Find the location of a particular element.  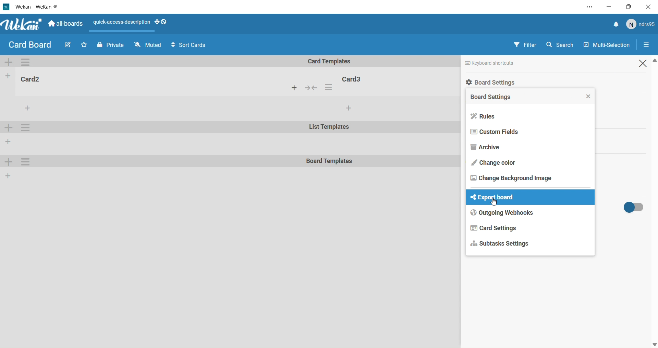

 is located at coordinates (40, 80).